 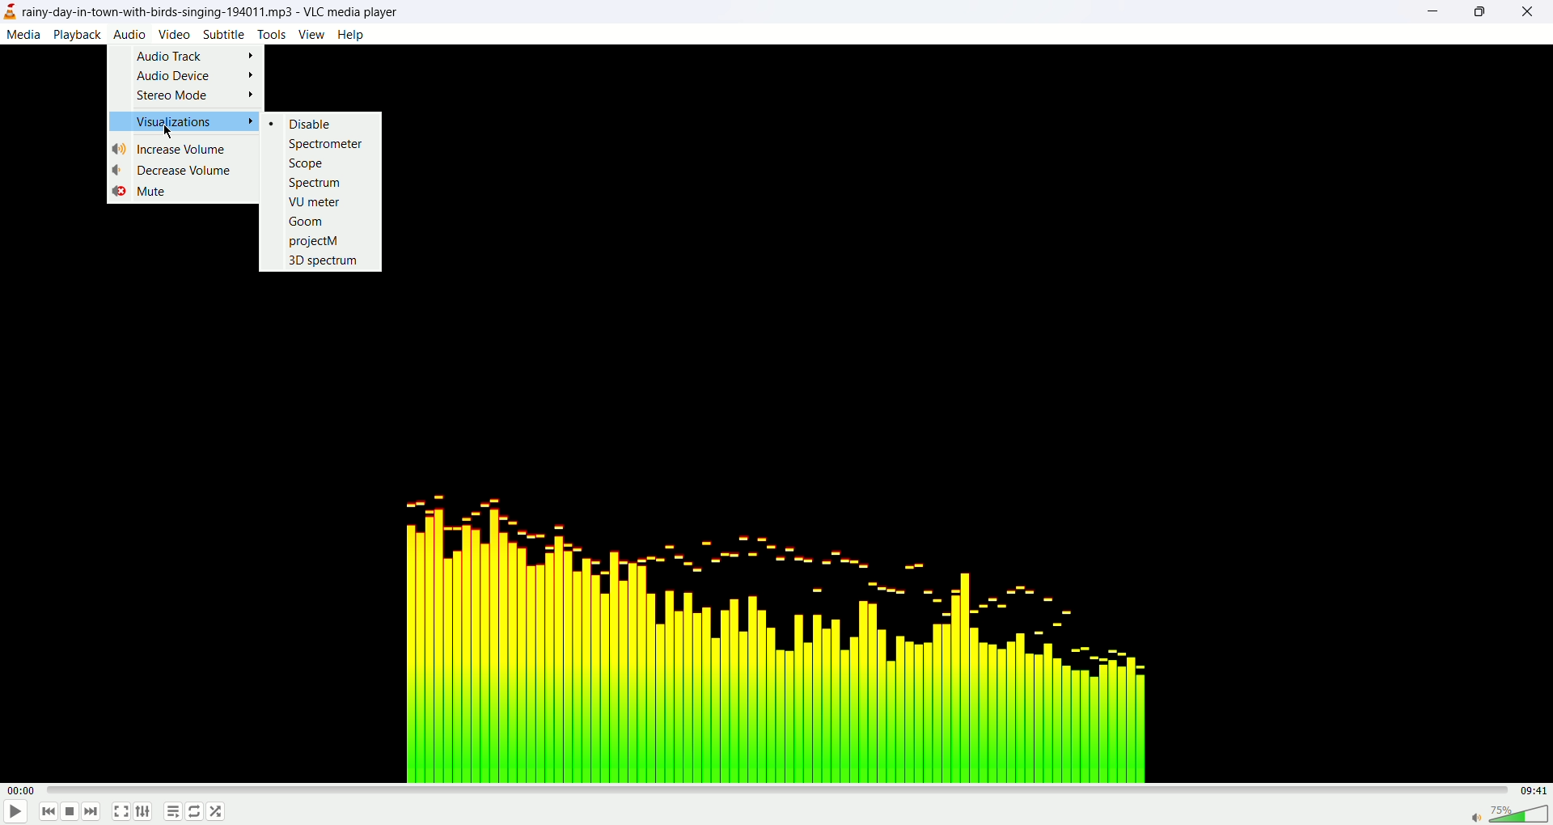 I want to click on increase volume, so click(x=173, y=149).